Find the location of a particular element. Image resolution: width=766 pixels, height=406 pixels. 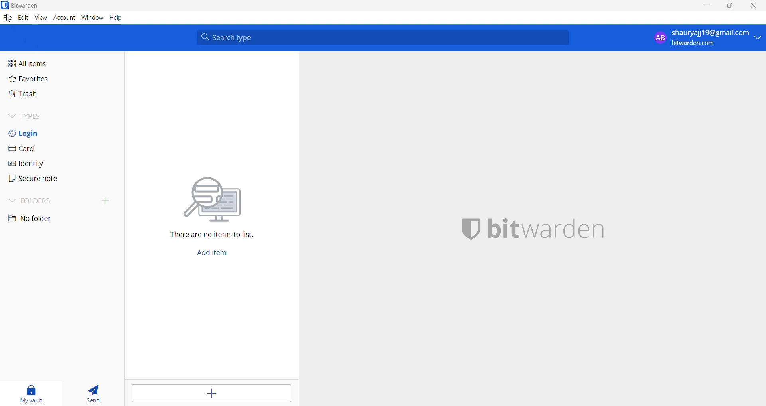

bitwarden logo is located at coordinates (23, 6).